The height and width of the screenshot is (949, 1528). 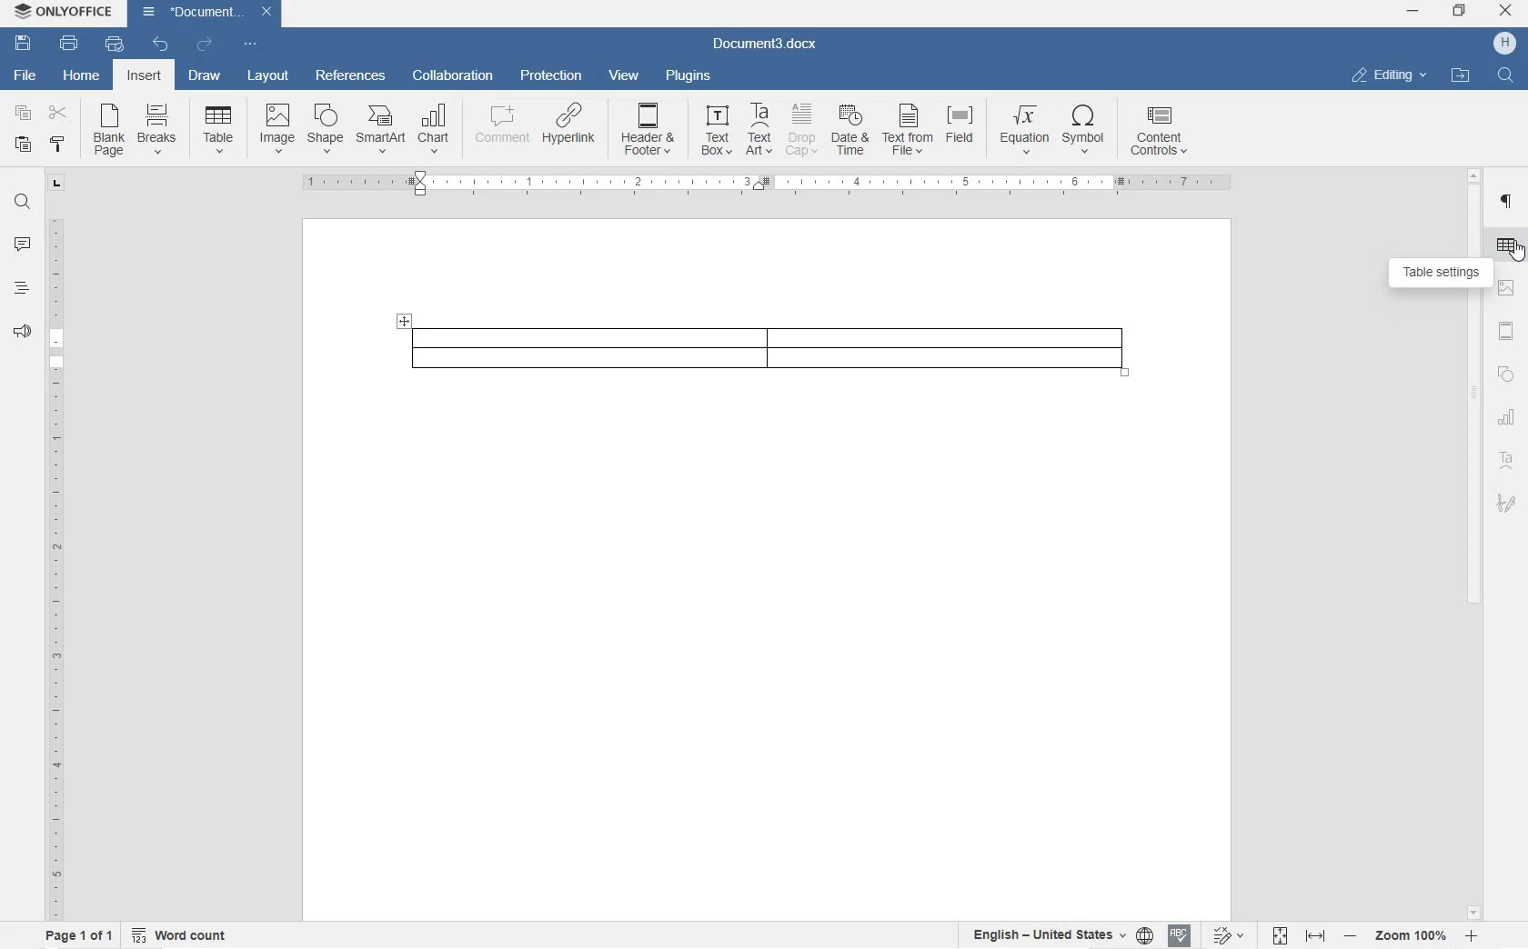 I want to click on insert table, so click(x=218, y=129).